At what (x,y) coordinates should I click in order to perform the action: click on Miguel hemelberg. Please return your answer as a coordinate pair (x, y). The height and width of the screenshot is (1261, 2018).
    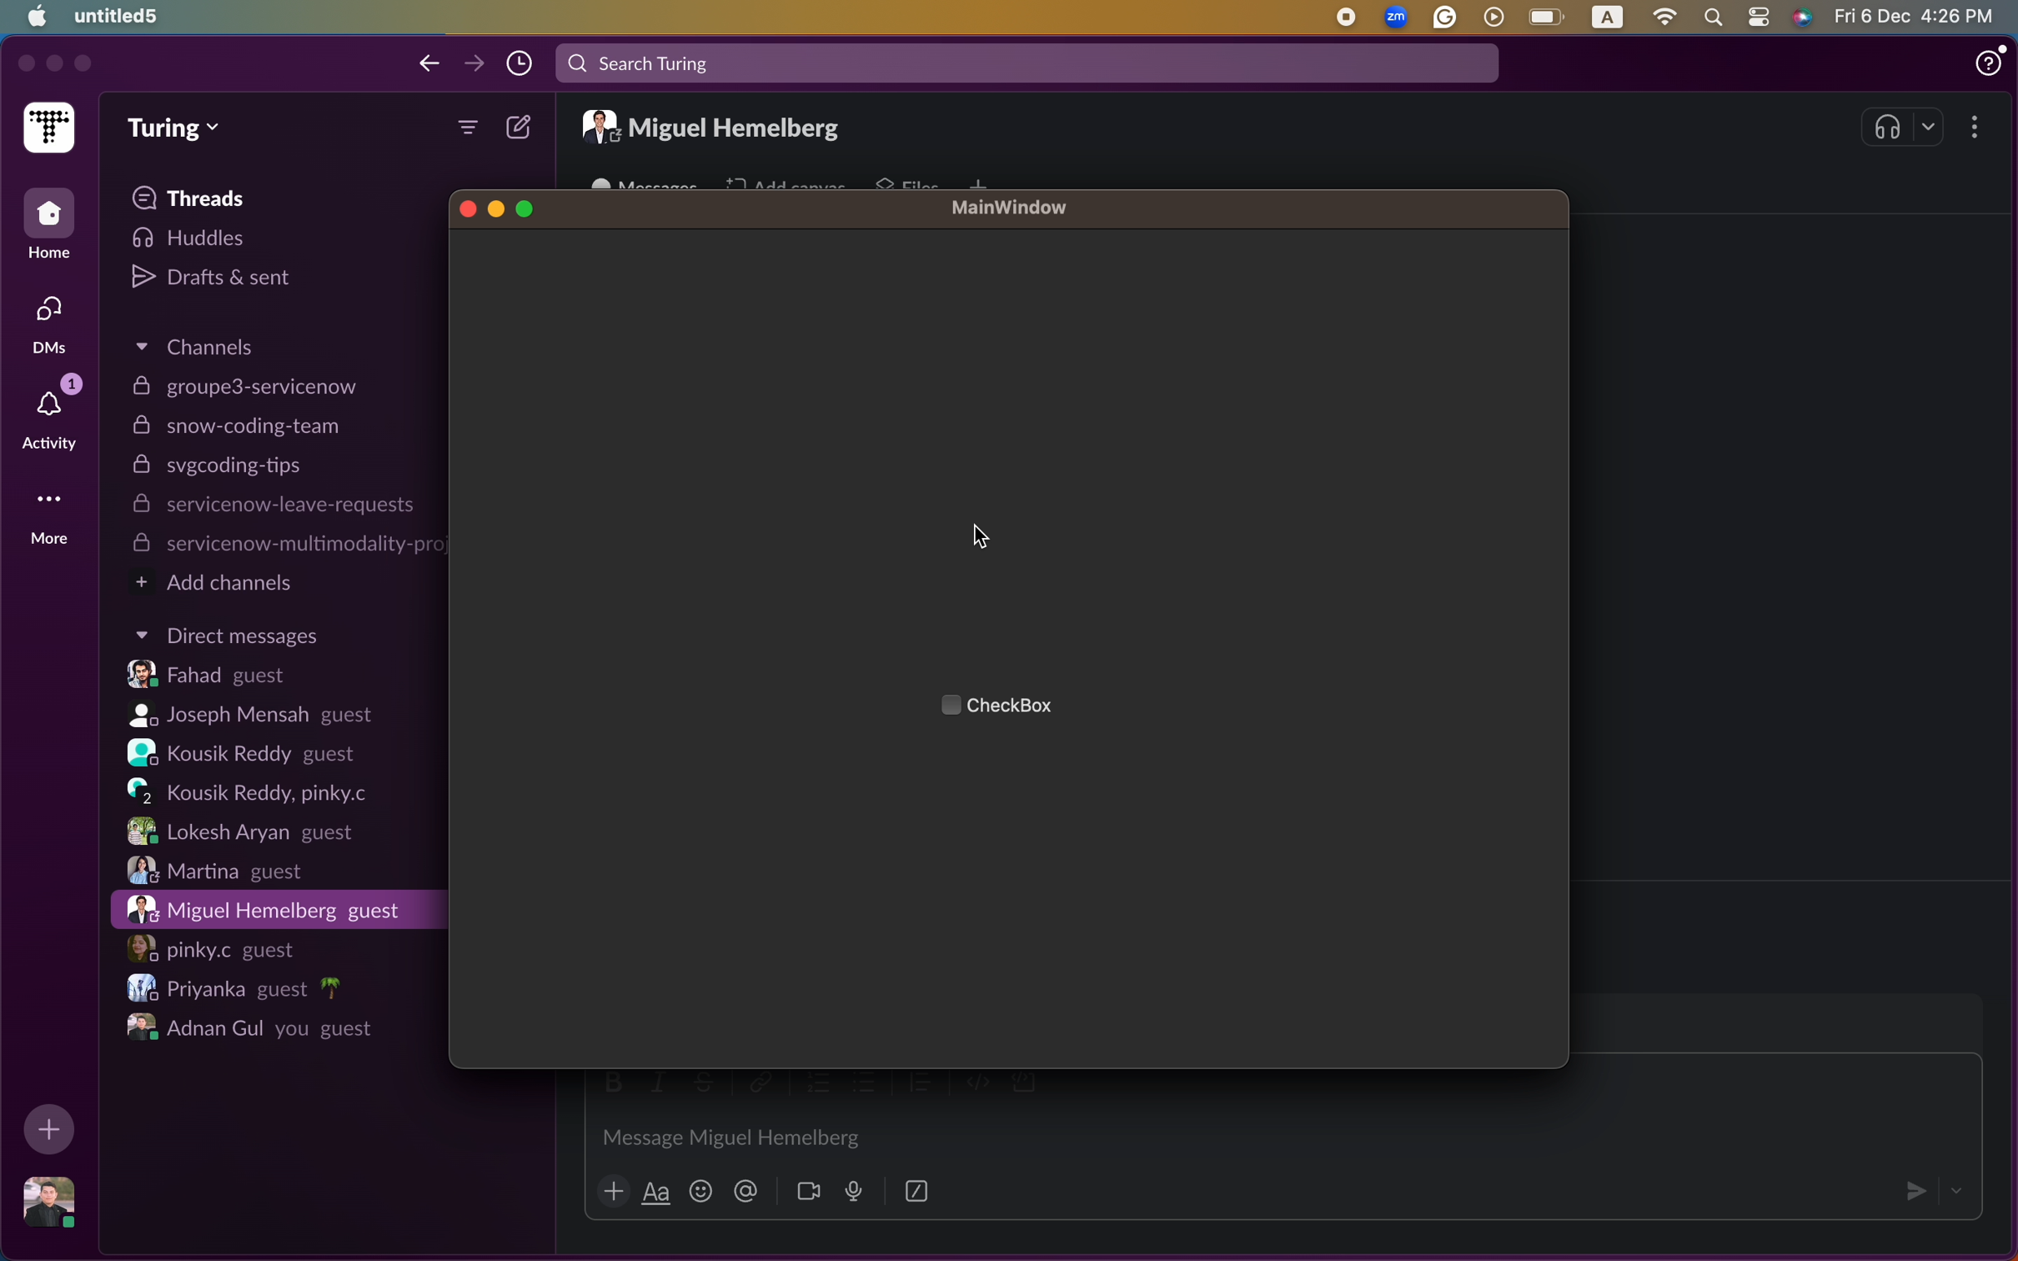
    Looking at the image, I should click on (715, 124).